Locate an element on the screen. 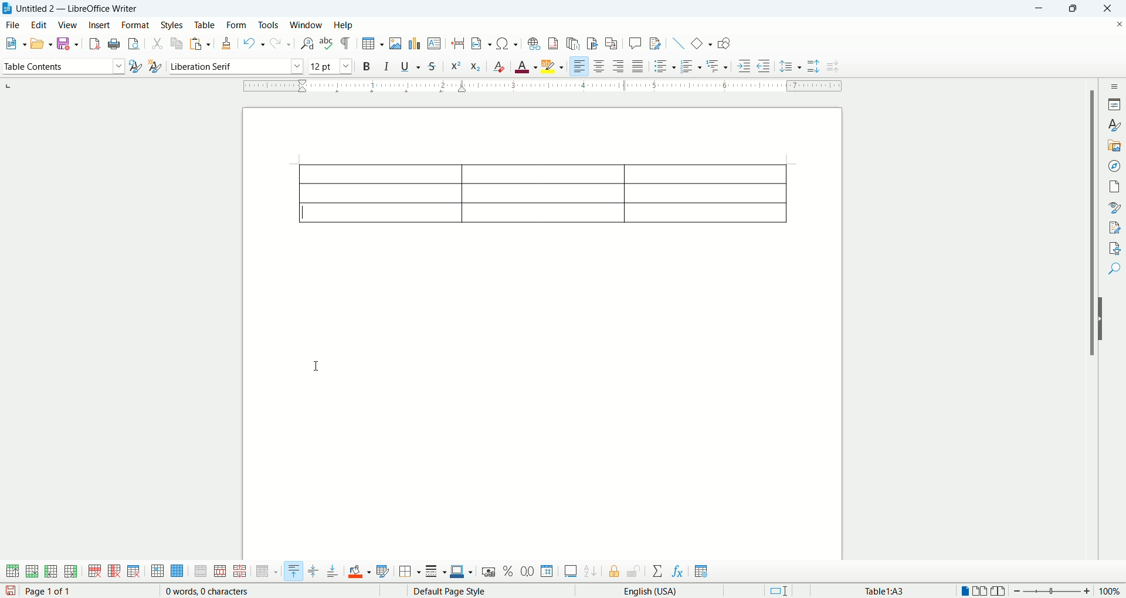 Image resolution: width=1126 pixels, height=598 pixels. find is located at coordinates (1113, 269).